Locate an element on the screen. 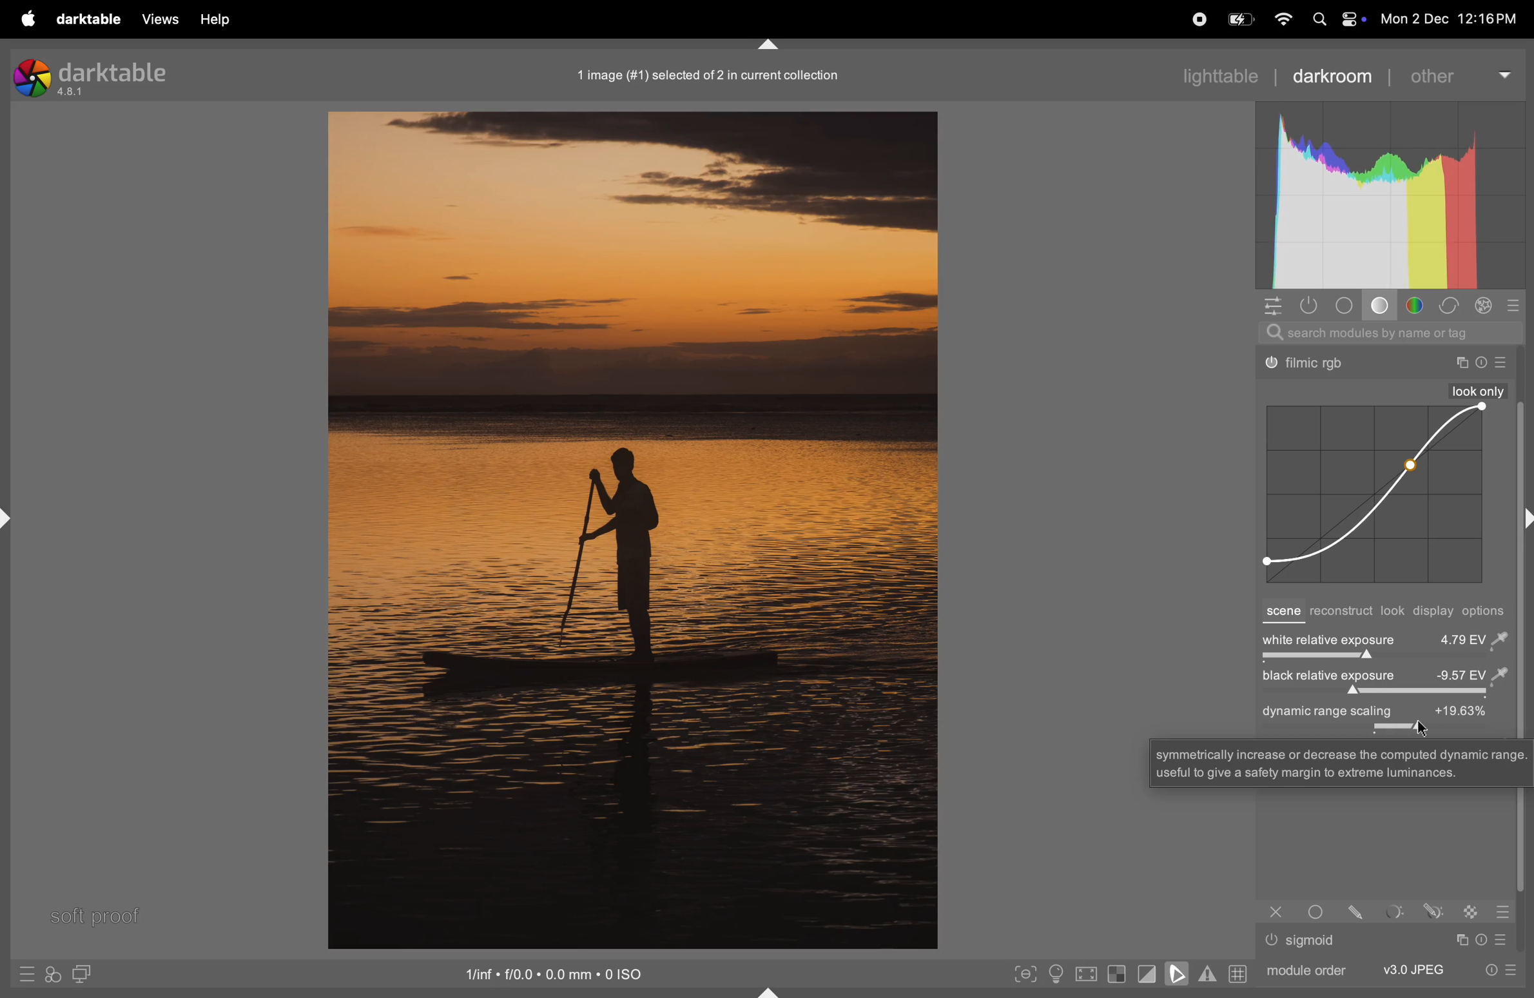   is located at coordinates (1502, 912).